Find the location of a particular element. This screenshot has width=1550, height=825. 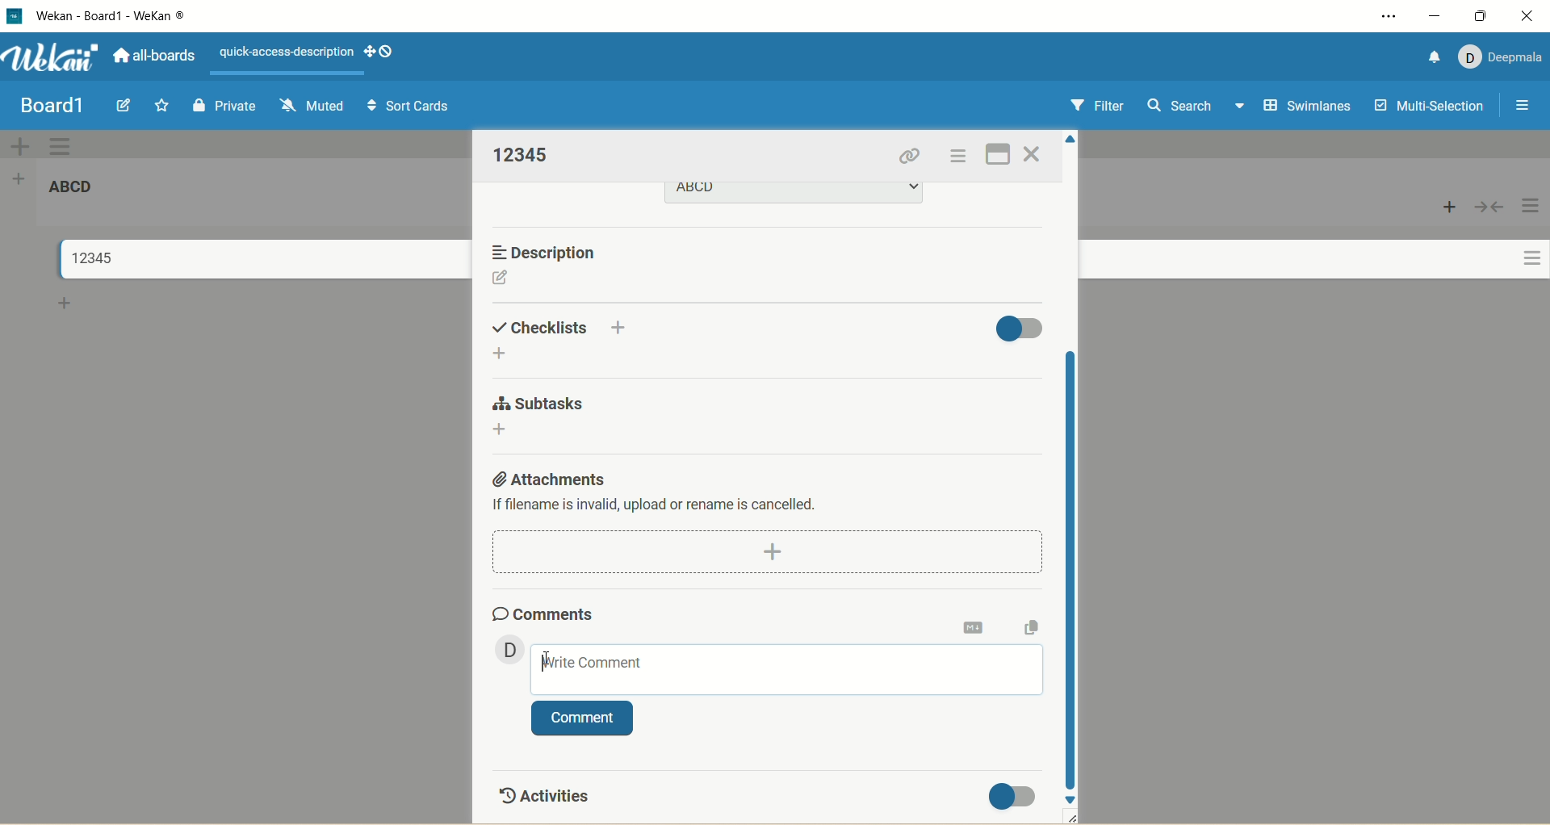

filter is located at coordinates (1094, 107).